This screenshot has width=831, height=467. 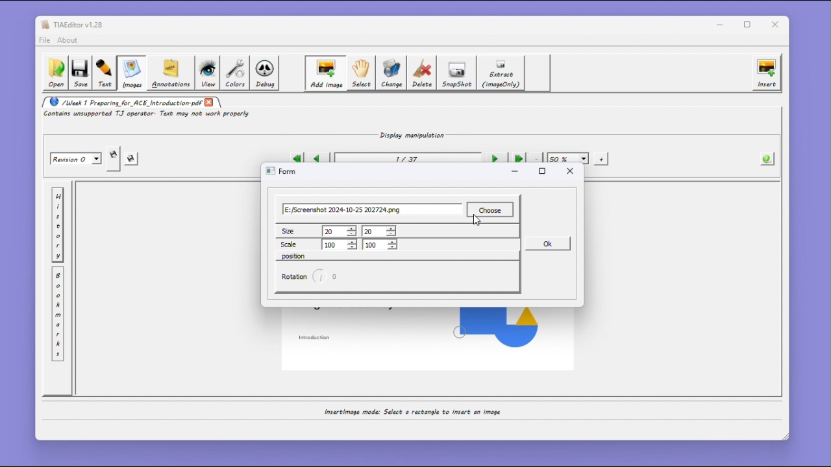 What do you see at coordinates (316, 337) in the screenshot?
I see `introduction` at bounding box center [316, 337].